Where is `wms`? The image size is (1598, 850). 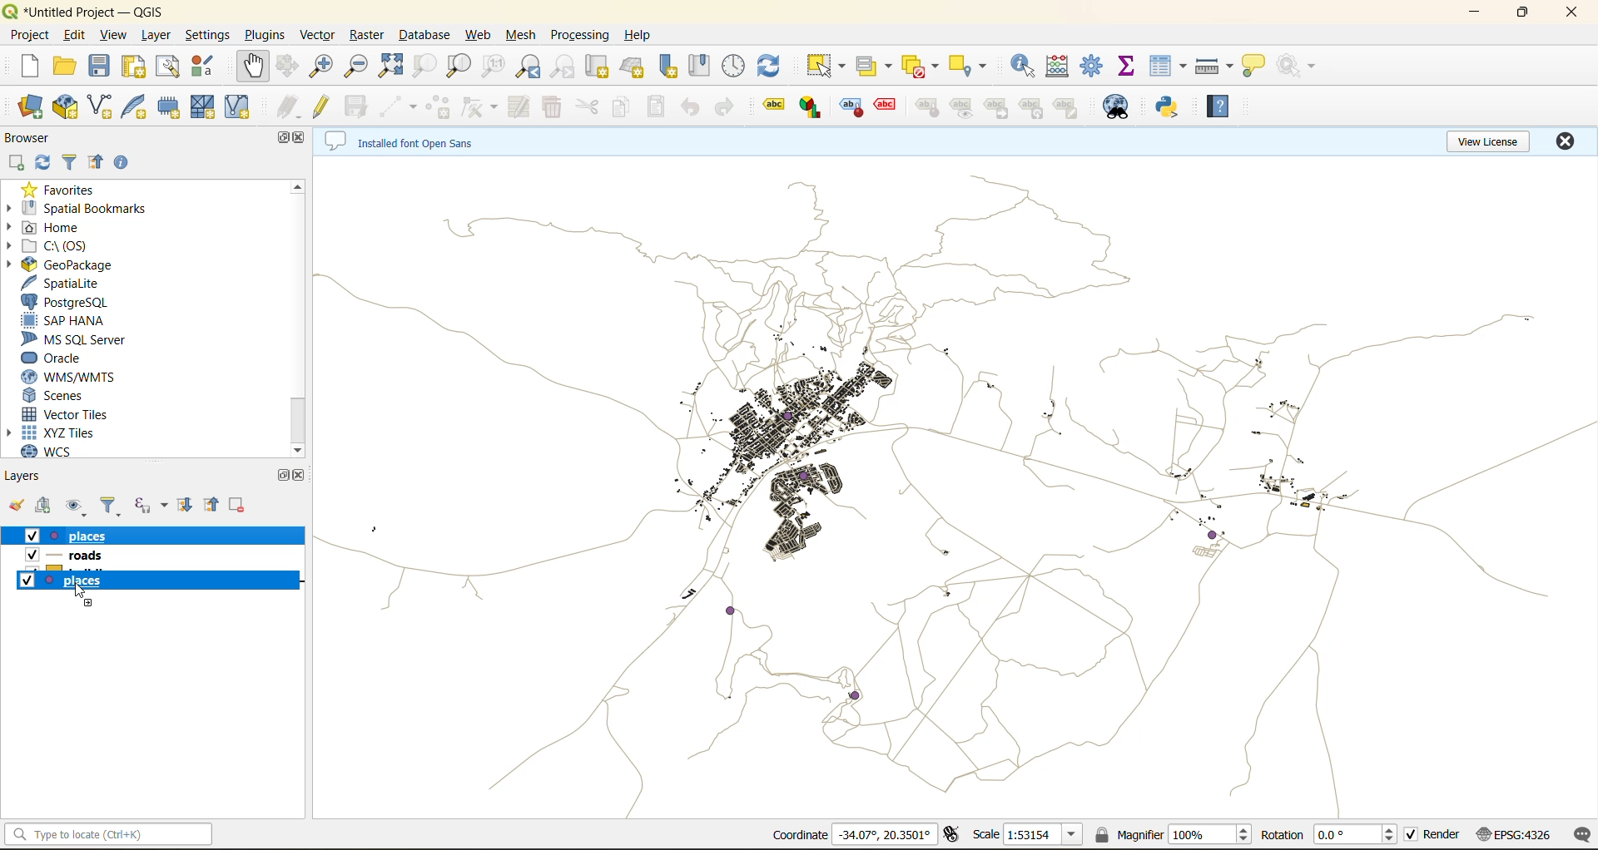 wms is located at coordinates (100, 378).